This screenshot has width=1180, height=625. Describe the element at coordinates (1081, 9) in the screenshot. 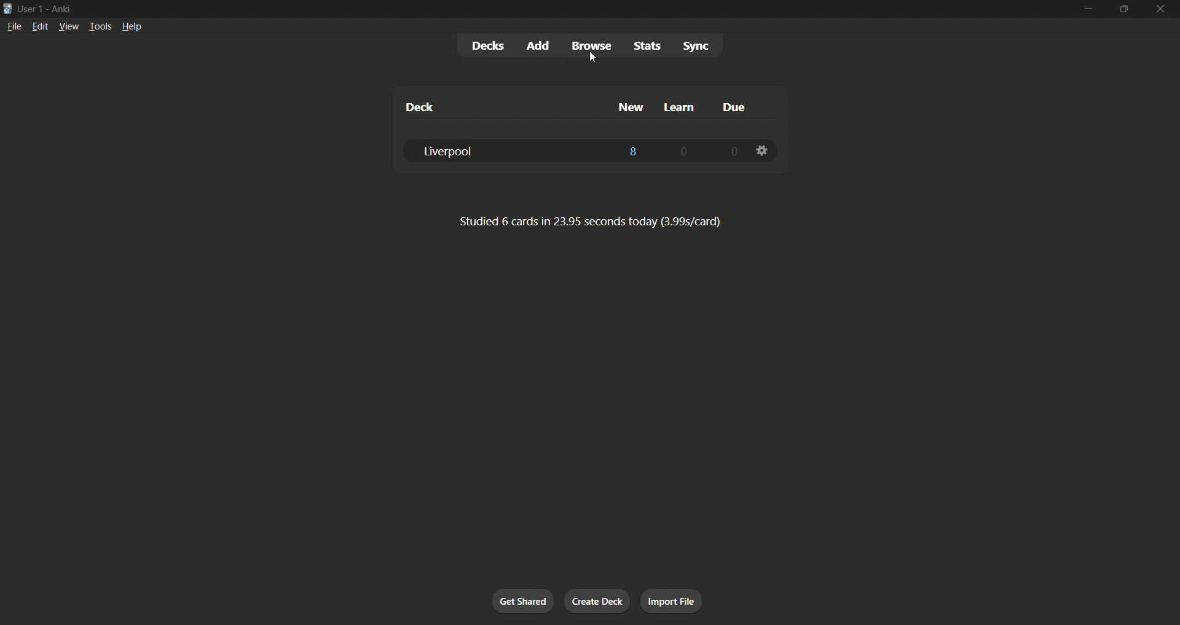

I see `minimize` at that location.